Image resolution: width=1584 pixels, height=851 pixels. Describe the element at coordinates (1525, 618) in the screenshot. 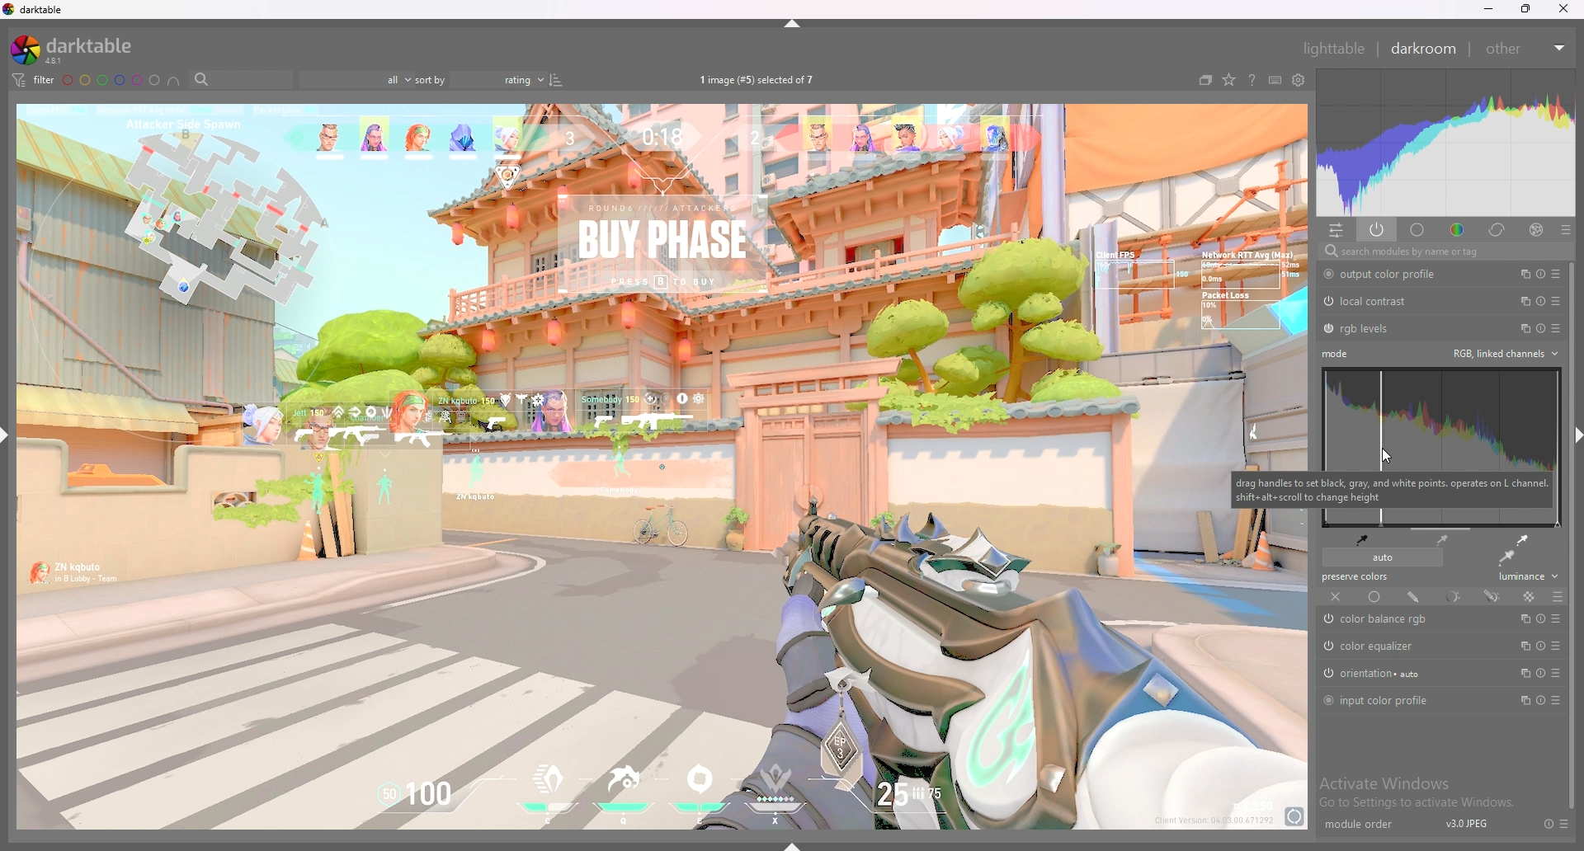

I see `multiple instances action` at that location.